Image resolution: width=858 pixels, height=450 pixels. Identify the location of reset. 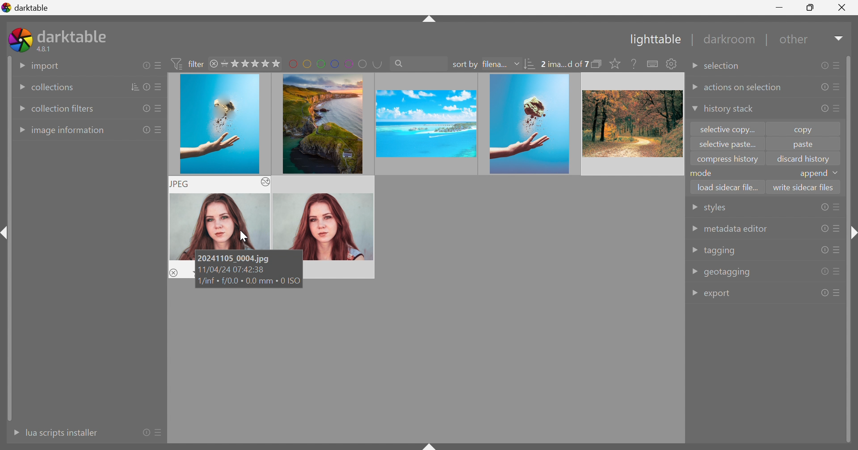
(824, 207).